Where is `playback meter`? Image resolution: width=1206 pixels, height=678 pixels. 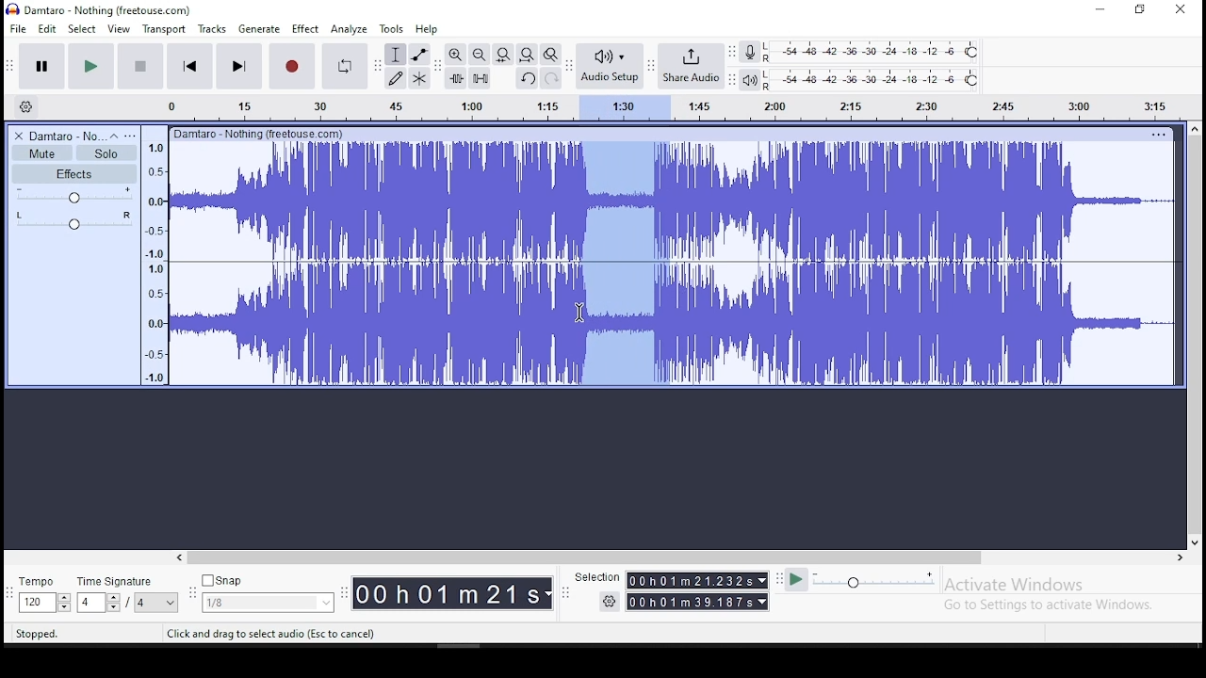 playback meter is located at coordinates (751, 80).